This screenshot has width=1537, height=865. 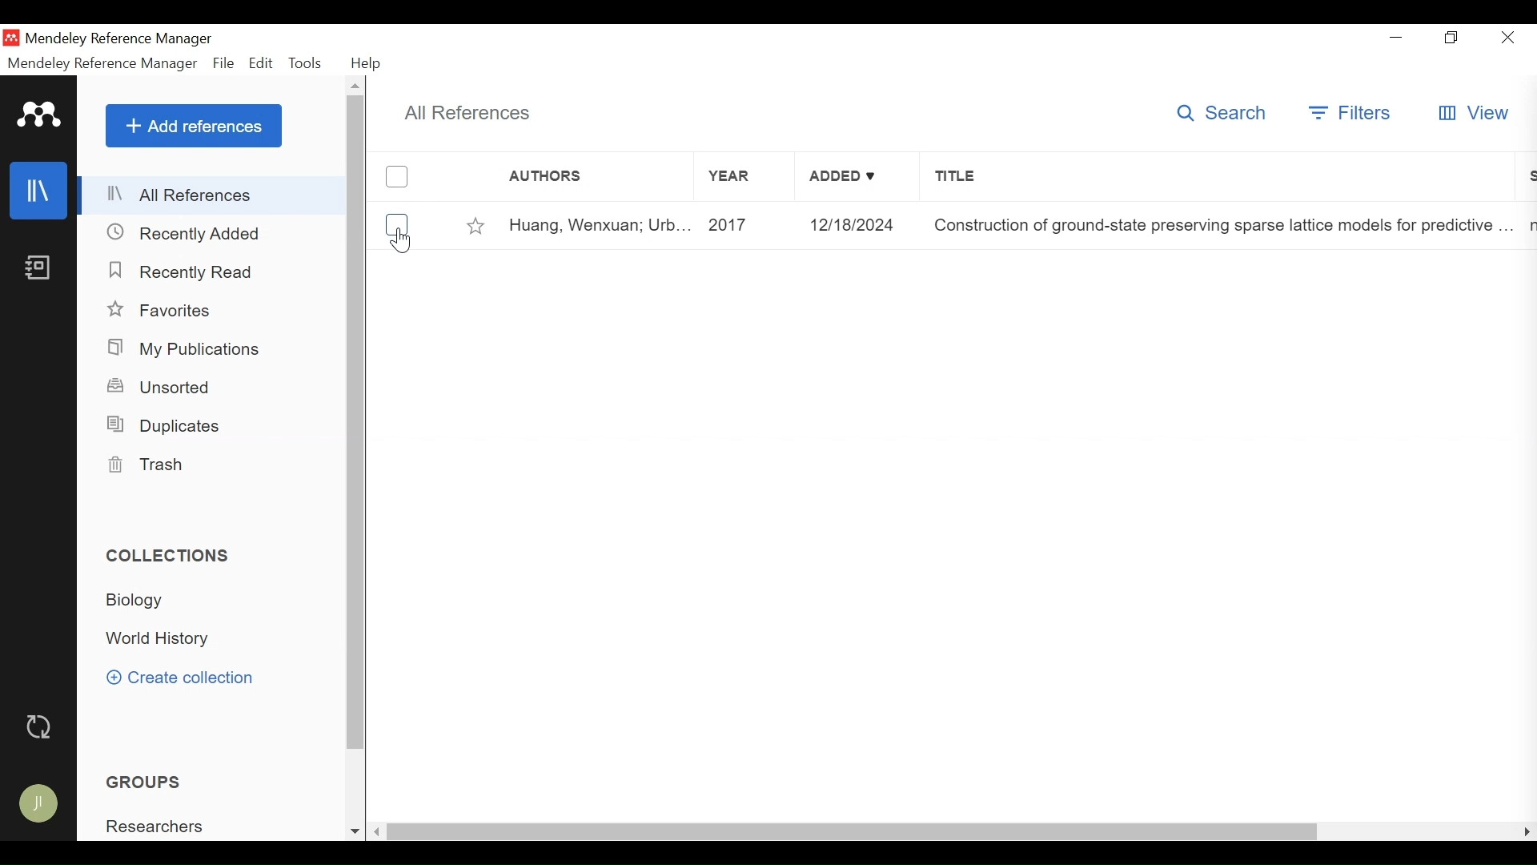 I want to click on My Publications, so click(x=188, y=350).